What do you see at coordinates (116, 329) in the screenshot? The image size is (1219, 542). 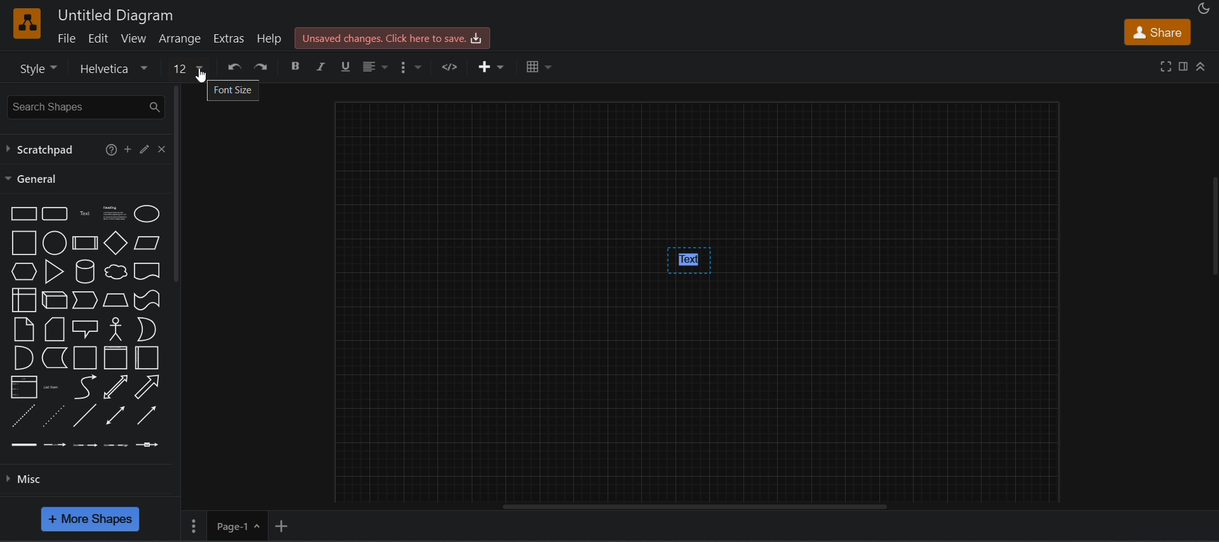 I see `Actor` at bounding box center [116, 329].